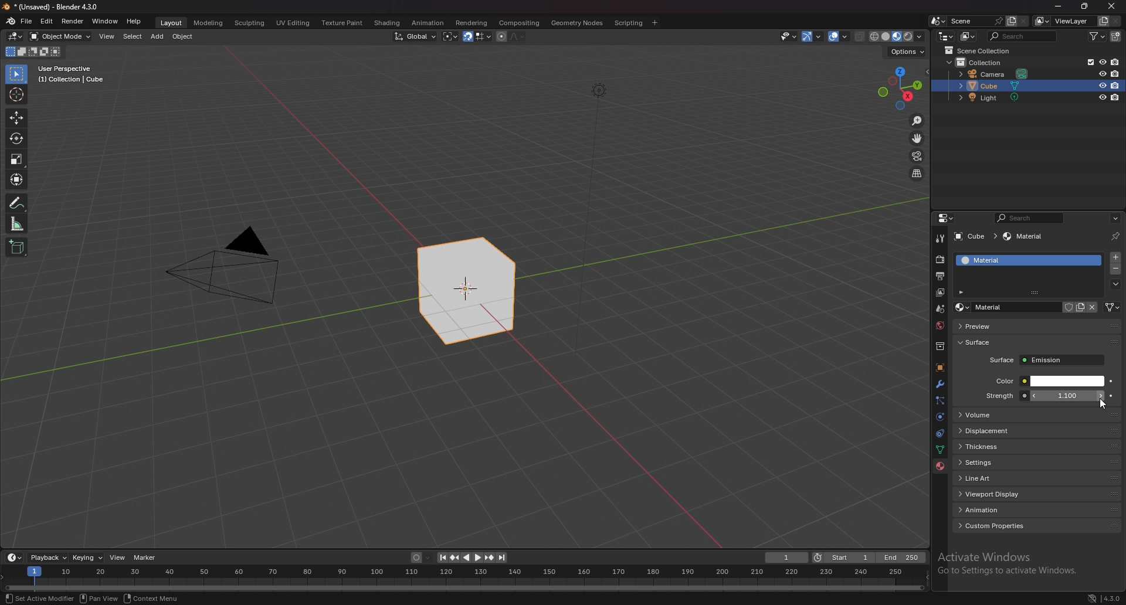 The image size is (1126, 605). What do you see at coordinates (1069, 396) in the screenshot?
I see `strength` at bounding box center [1069, 396].